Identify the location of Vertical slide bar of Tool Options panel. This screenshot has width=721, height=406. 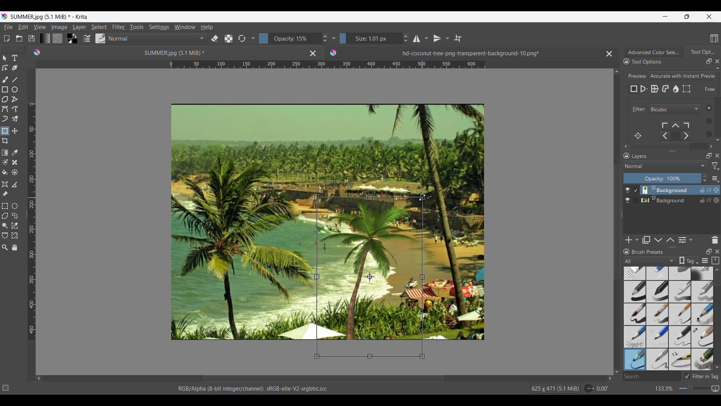
(719, 103).